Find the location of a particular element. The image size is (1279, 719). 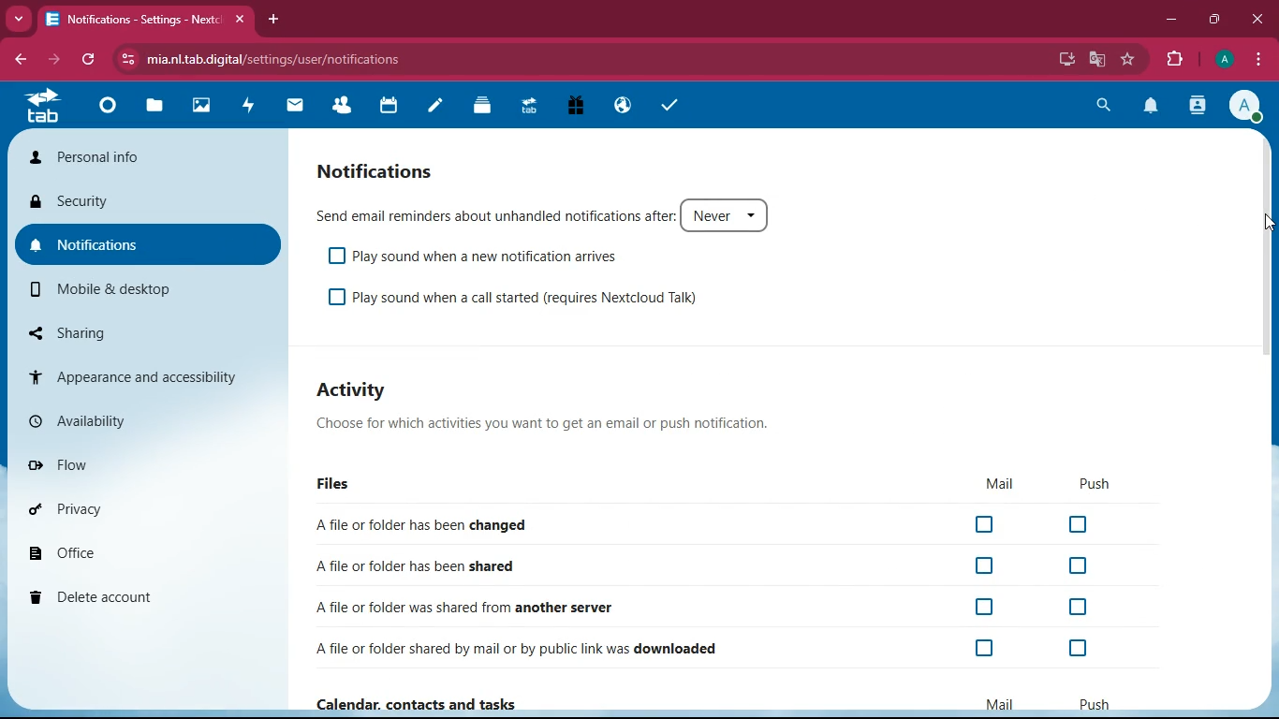

files is located at coordinates (339, 488).